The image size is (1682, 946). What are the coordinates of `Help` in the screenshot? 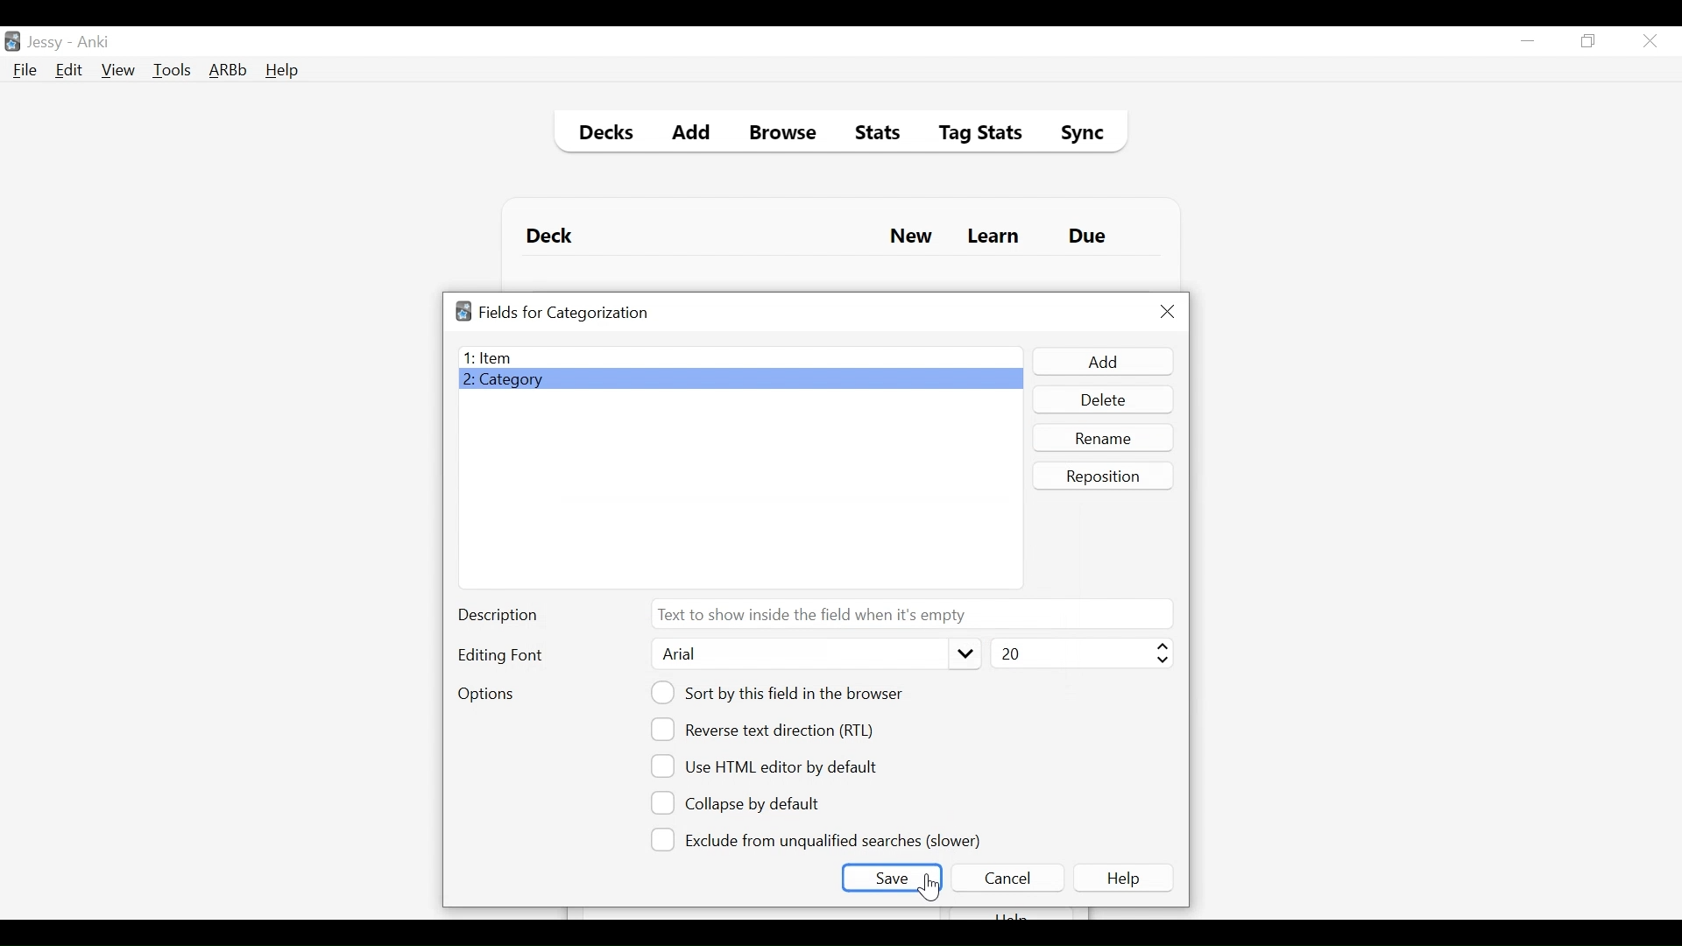 It's located at (1127, 878).